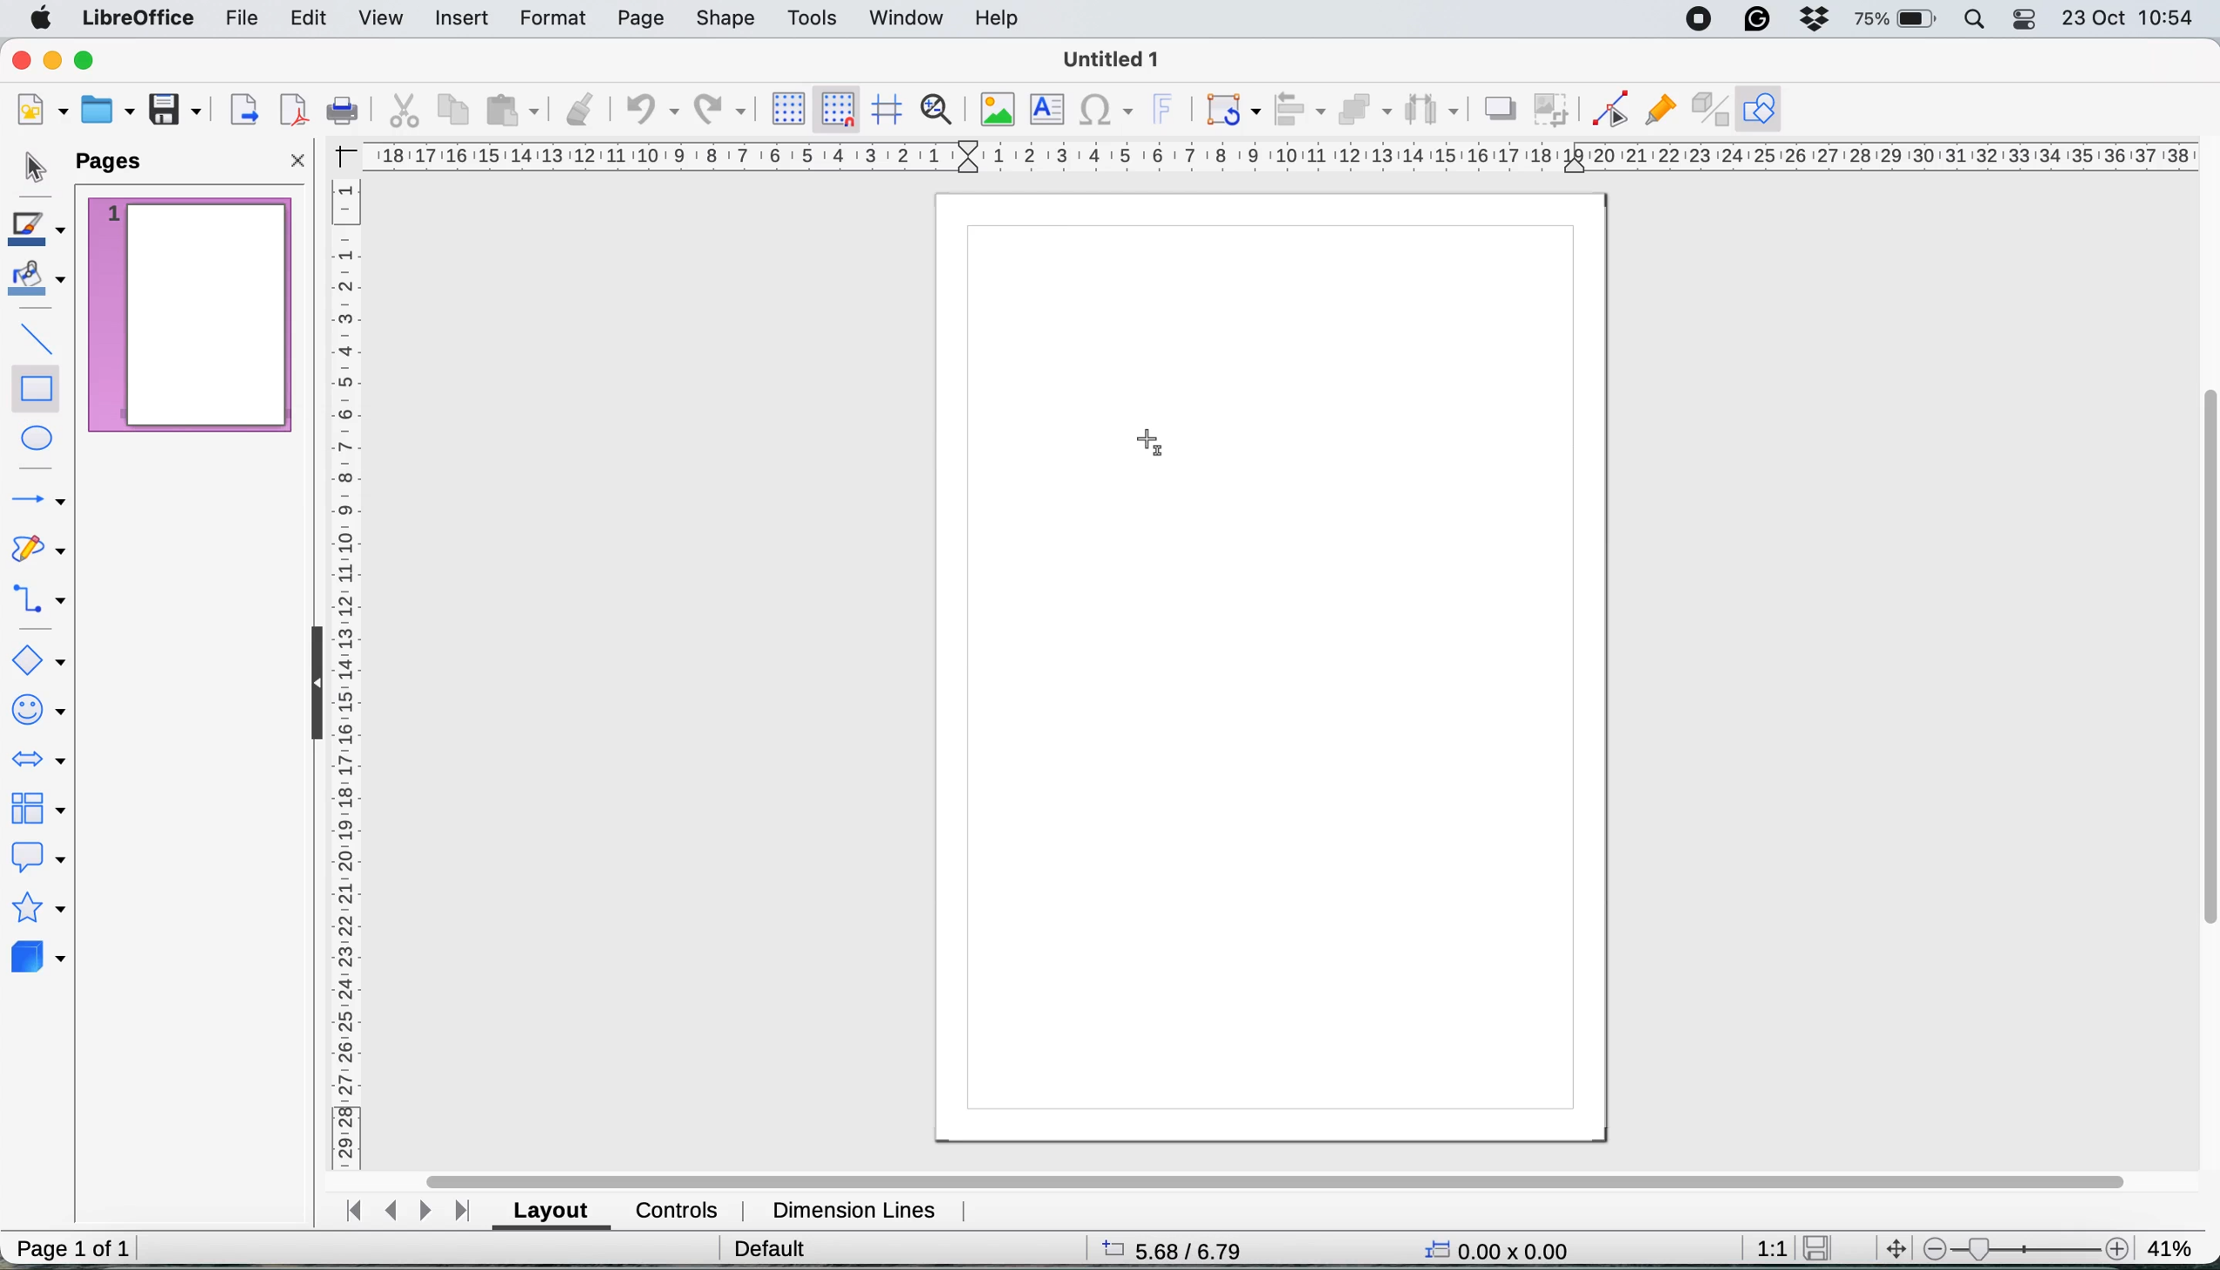 The image size is (2220, 1270). Describe the element at coordinates (1154, 447) in the screenshot. I see `cursor` at that location.